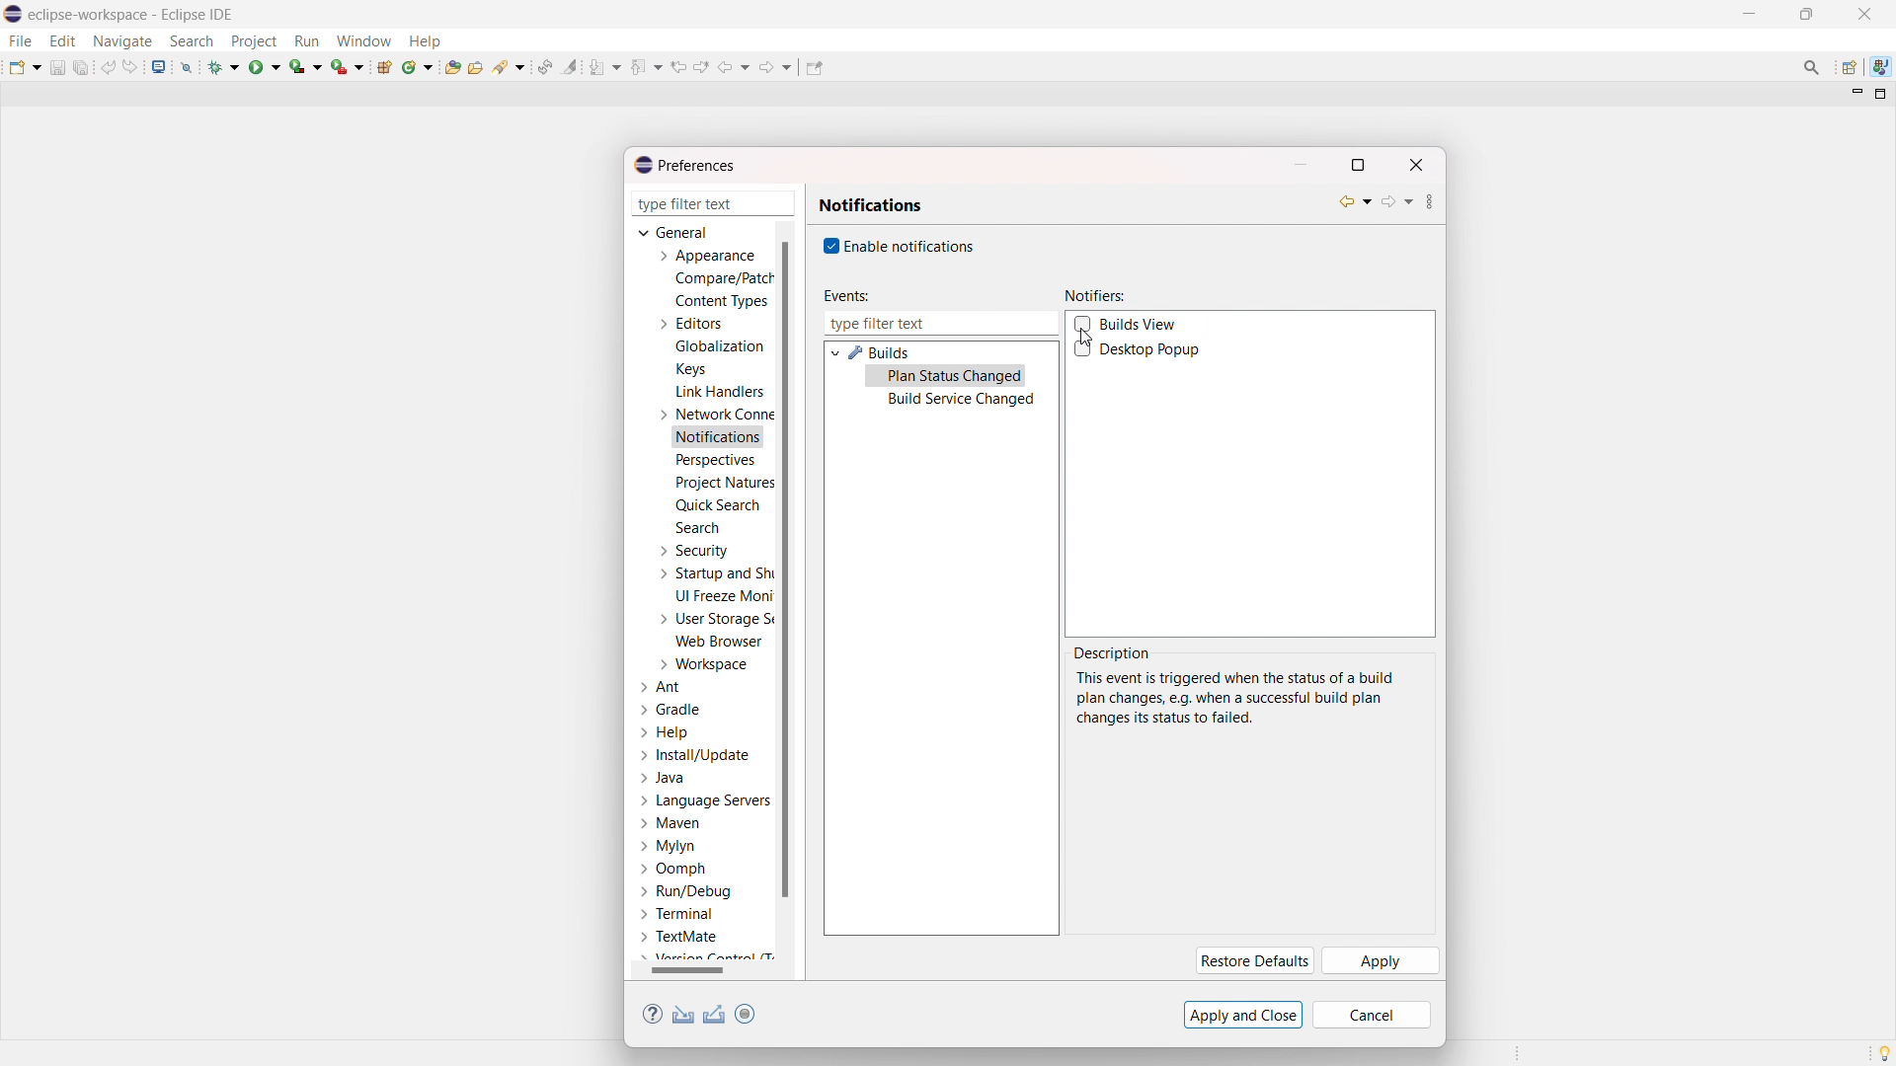  Describe the element at coordinates (25, 66) in the screenshot. I see `new` at that location.